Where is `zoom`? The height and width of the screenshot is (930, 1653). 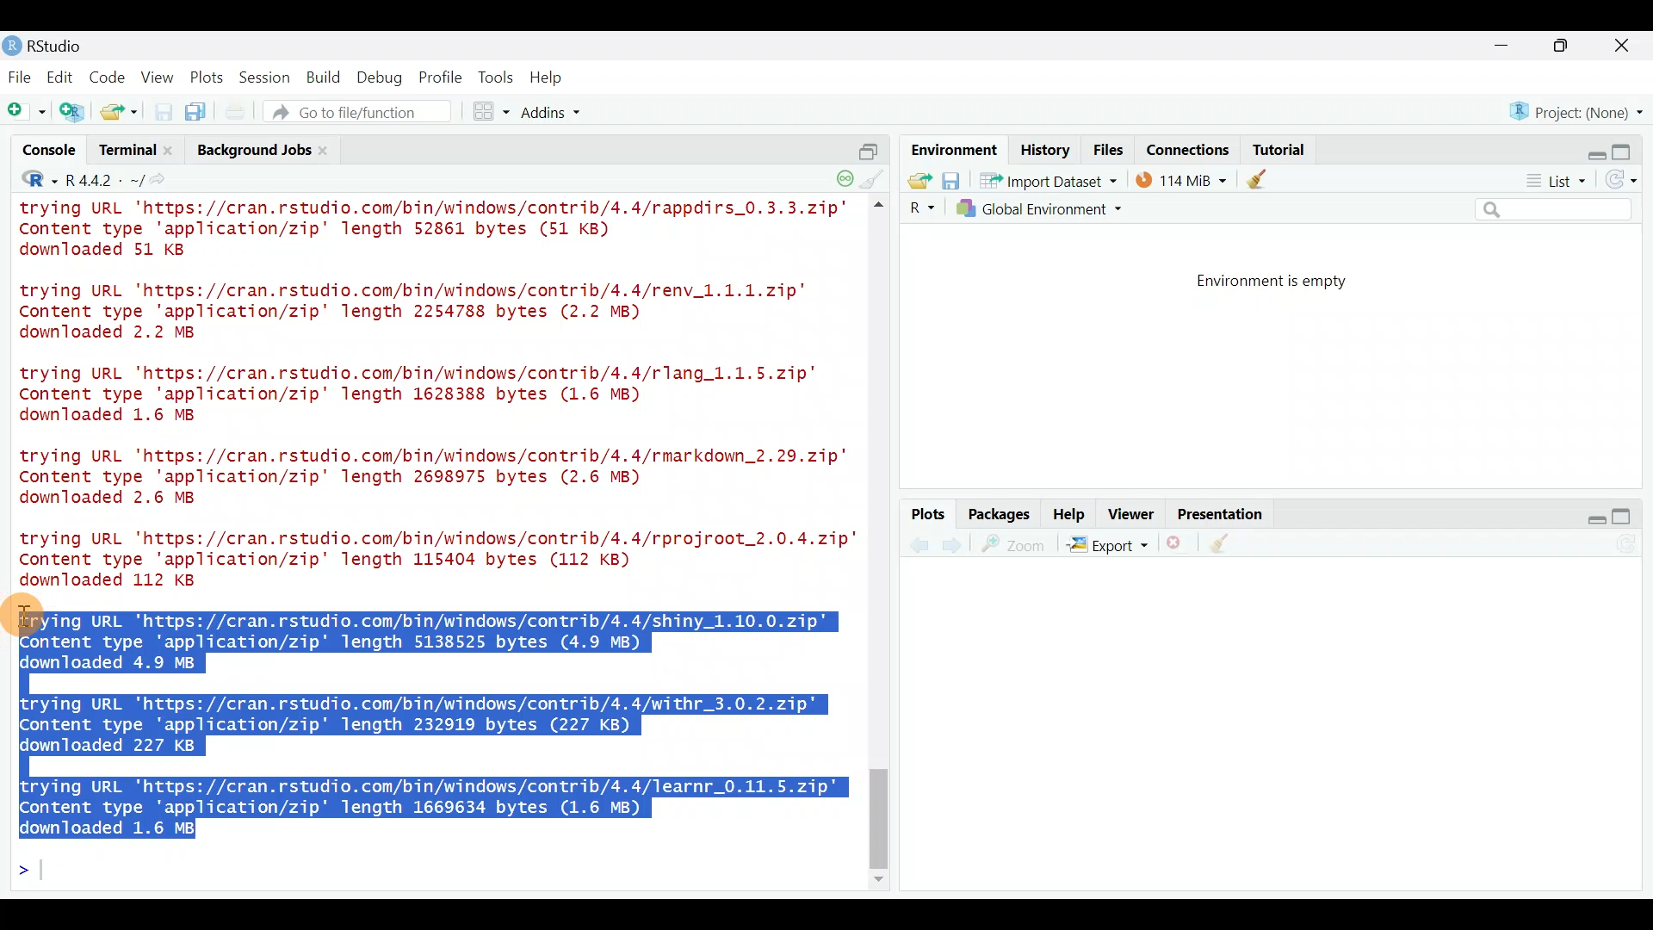 zoom is located at coordinates (1017, 545).